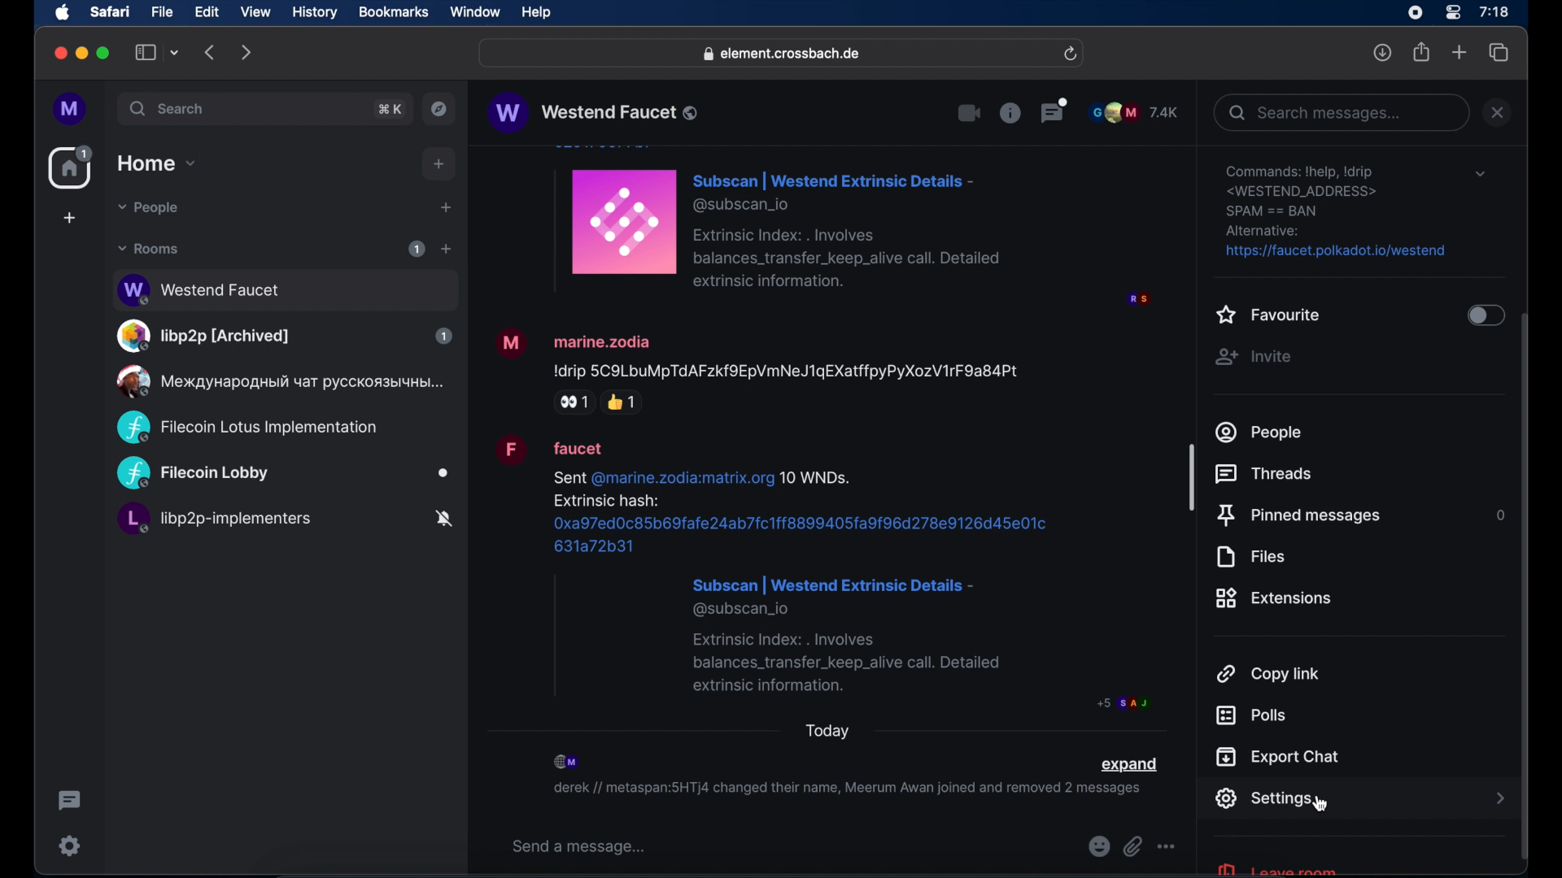 This screenshot has width=1562, height=878. I want to click on export chat, so click(1278, 757).